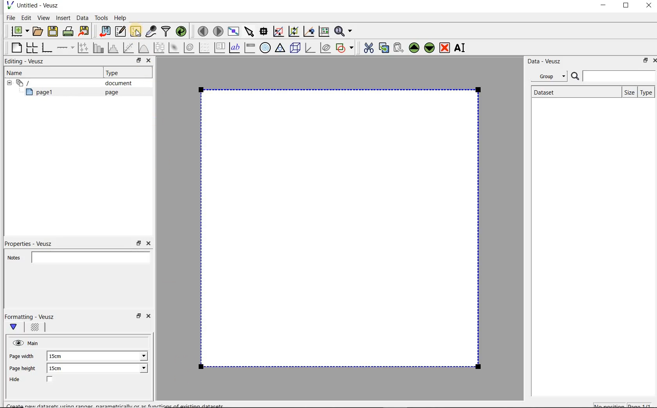  Describe the element at coordinates (445, 47) in the screenshot. I see `remove the selected widget` at that location.